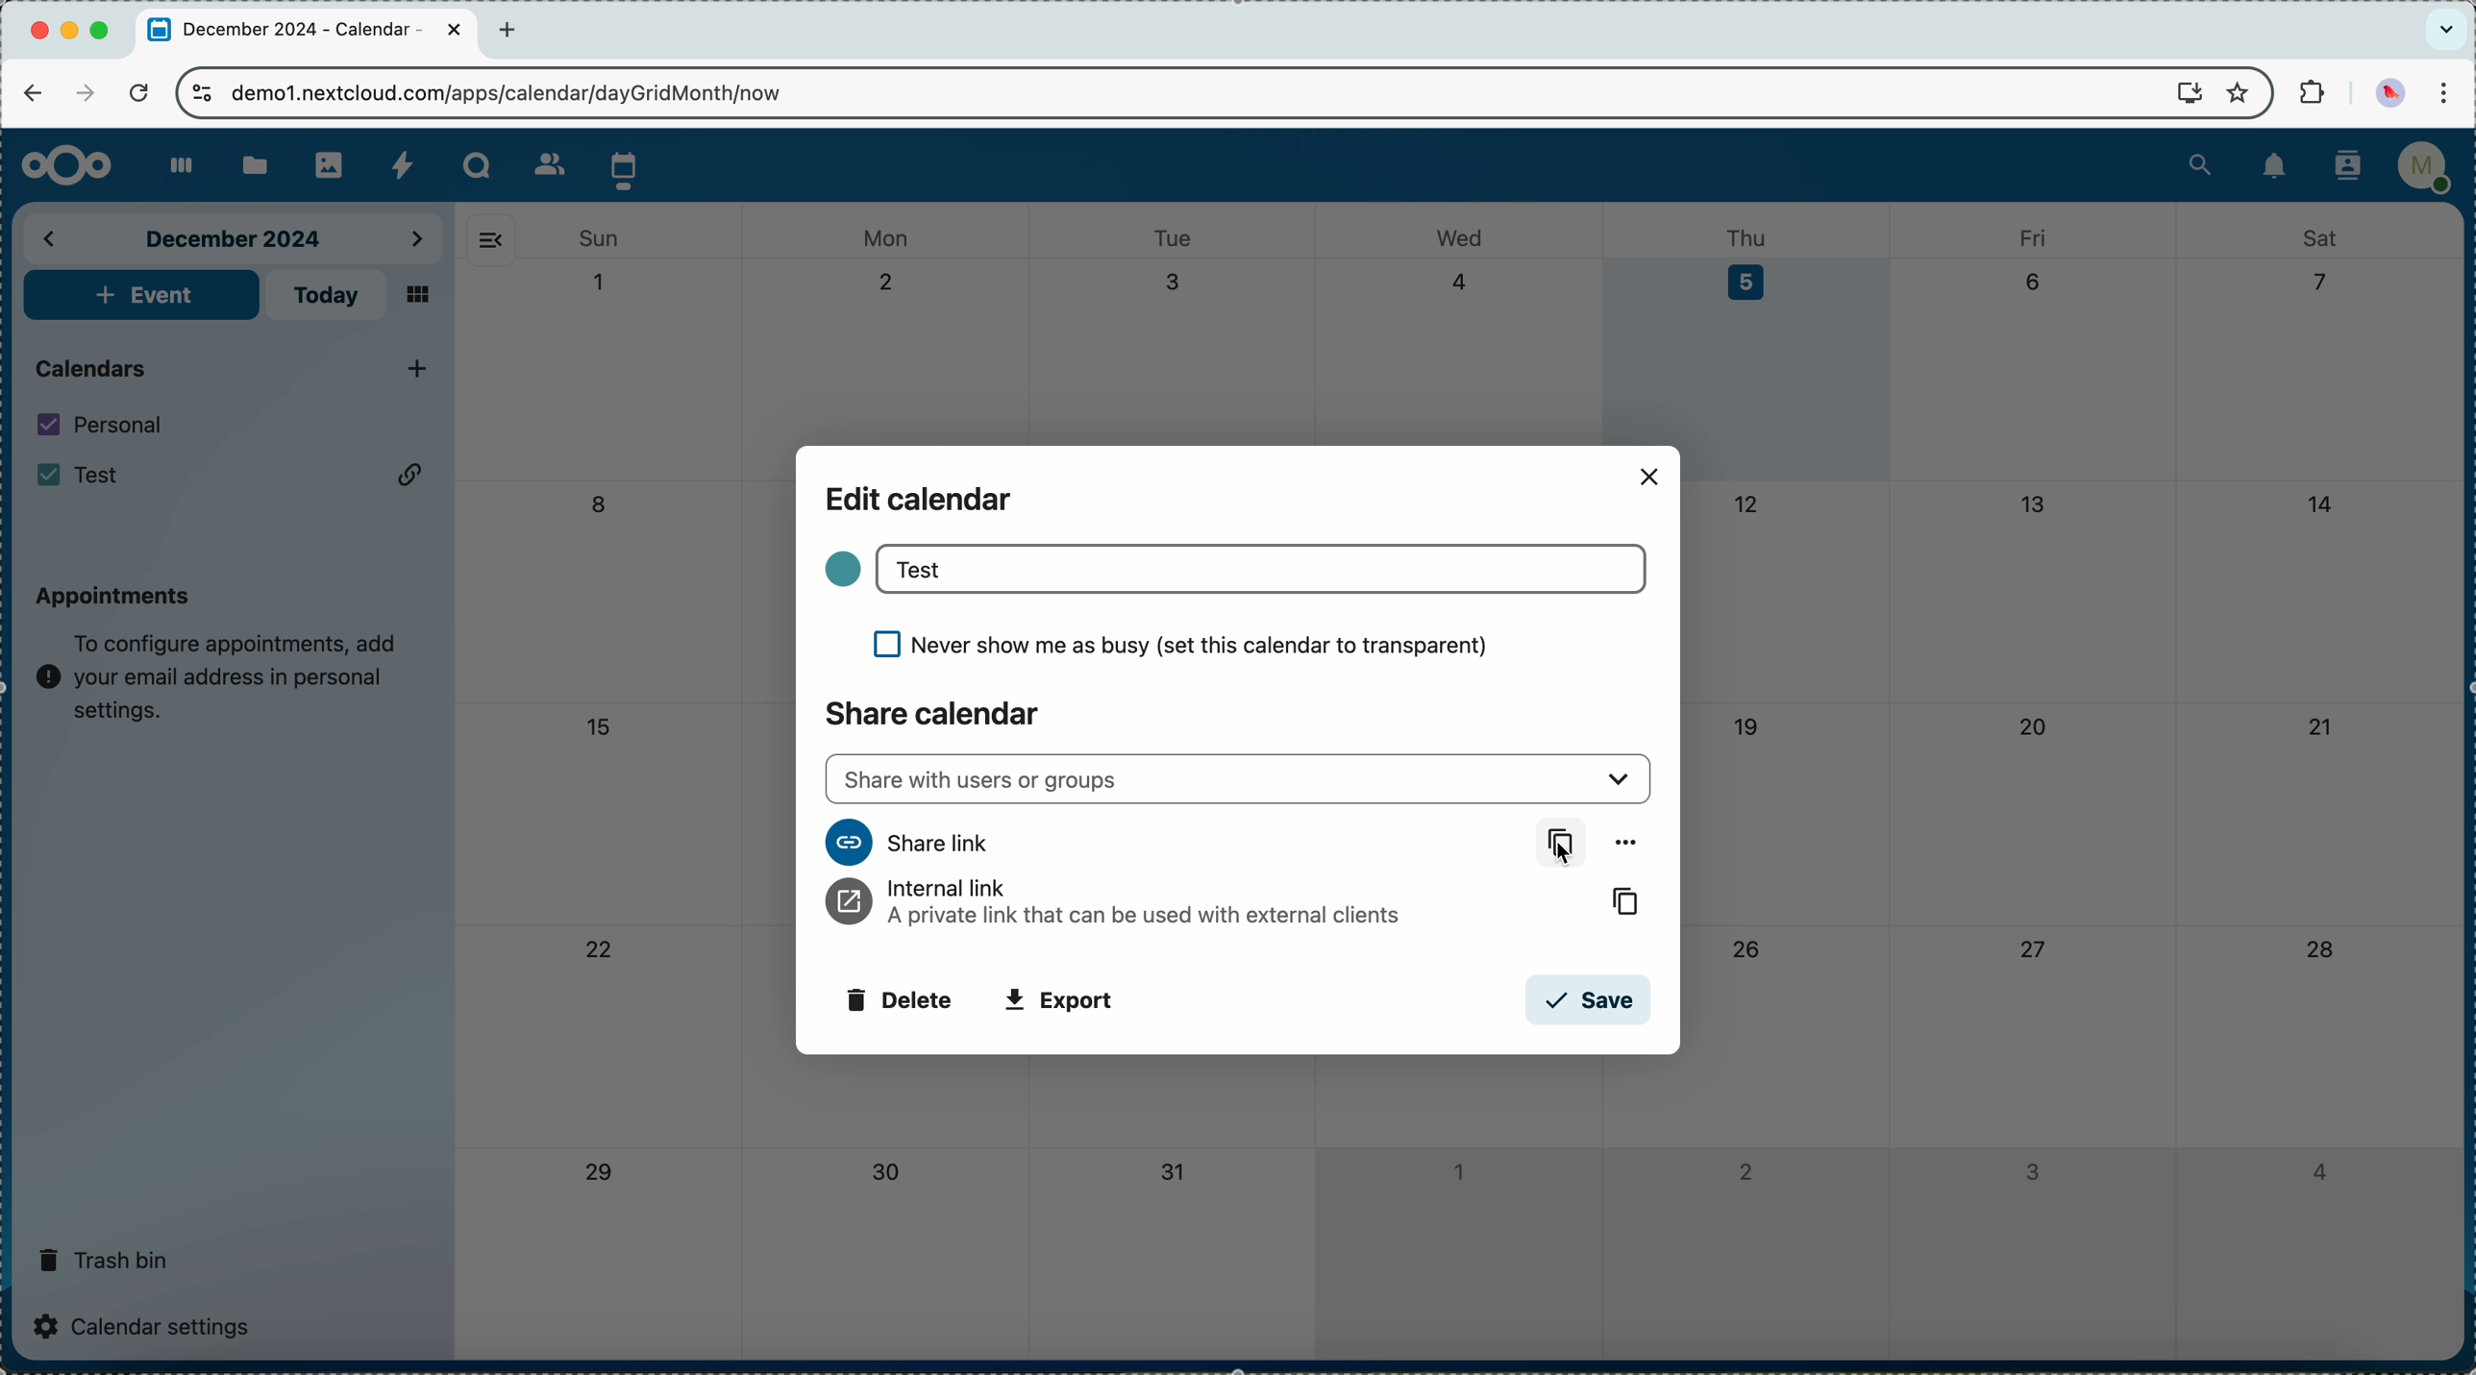 This screenshot has width=2476, height=1375. Describe the element at coordinates (601, 282) in the screenshot. I see `1` at that location.